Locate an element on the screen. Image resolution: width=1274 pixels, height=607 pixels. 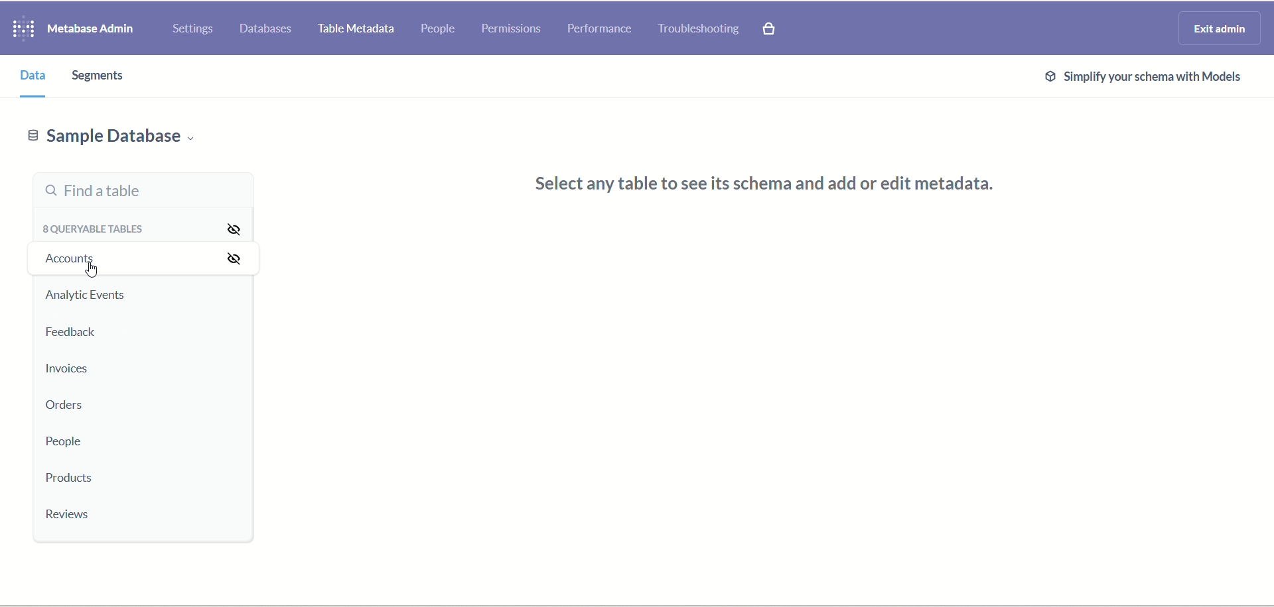
exit admin is located at coordinates (1220, 27).